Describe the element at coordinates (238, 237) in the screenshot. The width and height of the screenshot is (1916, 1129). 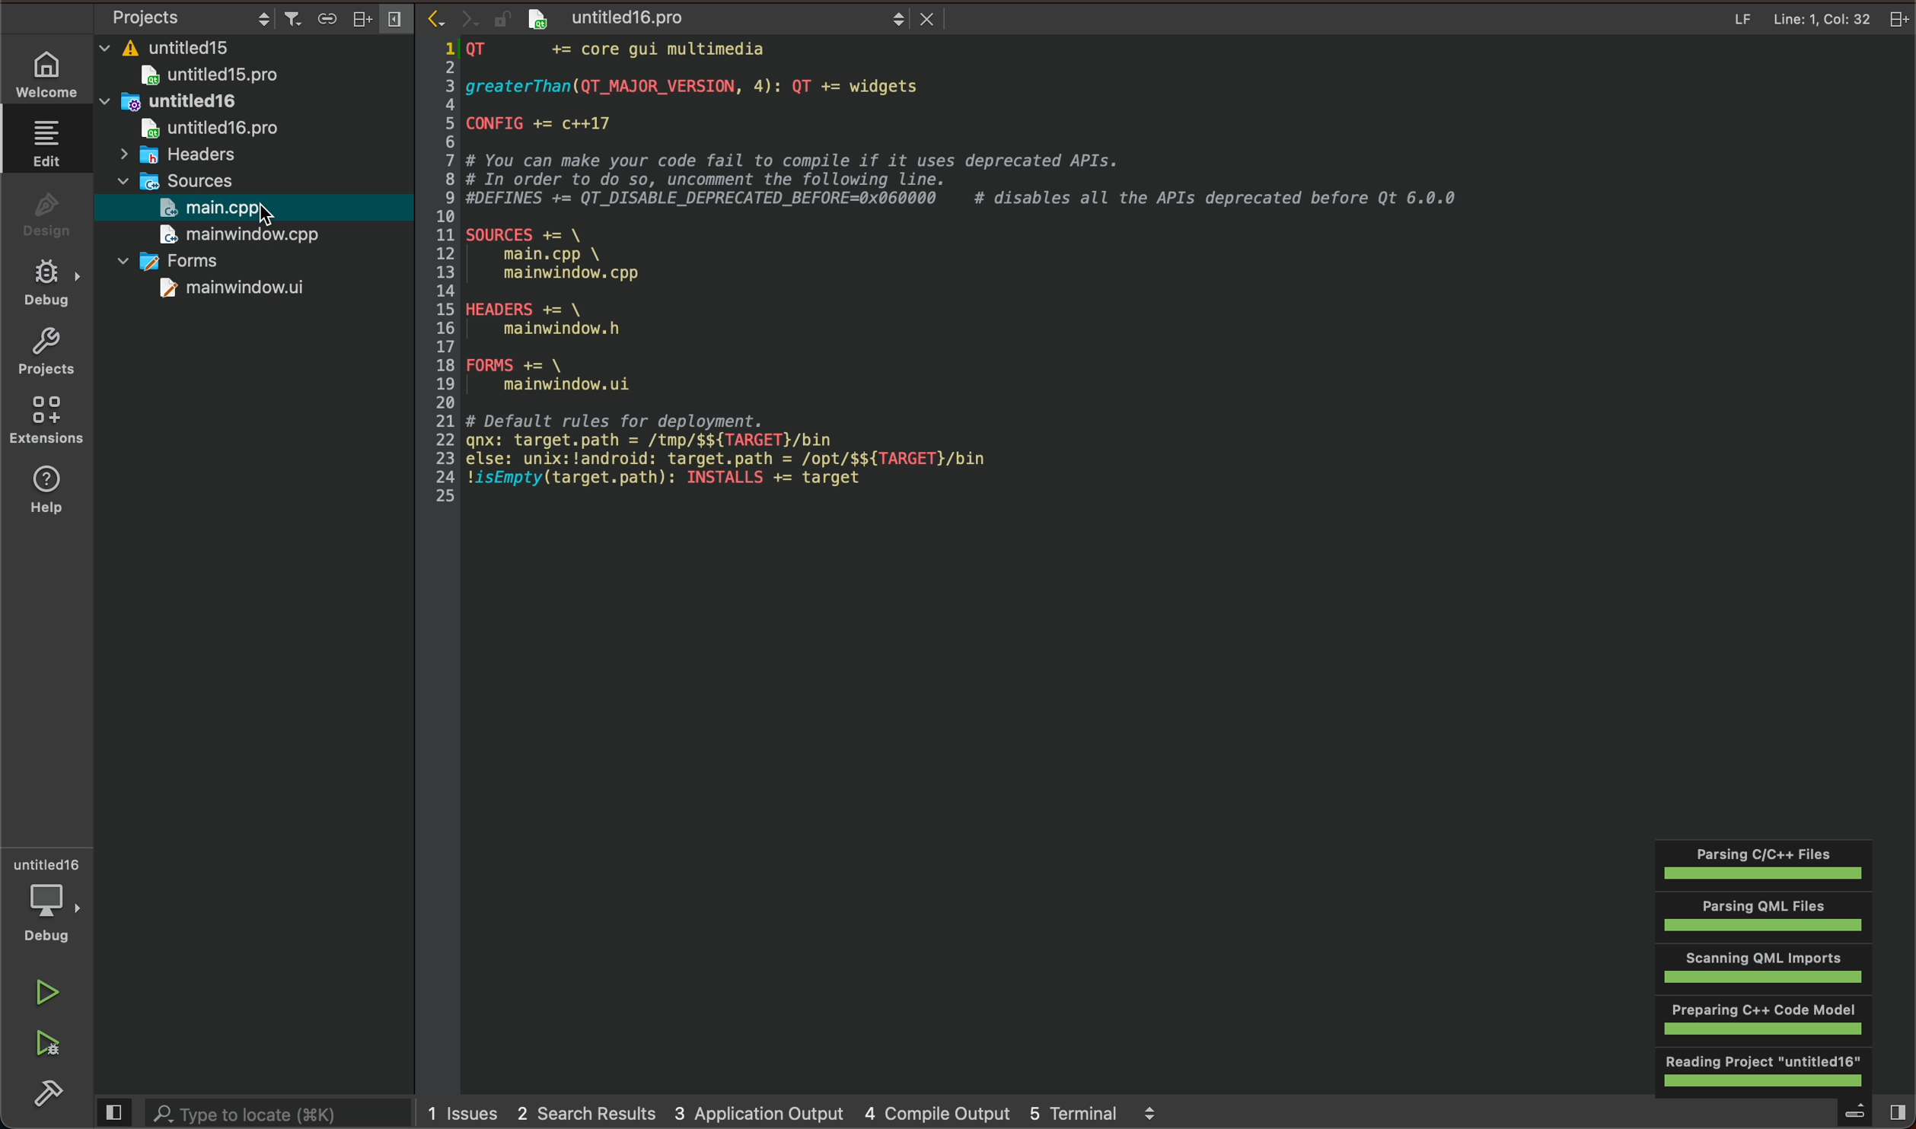
I see `mainwindow.cpp` at that location.